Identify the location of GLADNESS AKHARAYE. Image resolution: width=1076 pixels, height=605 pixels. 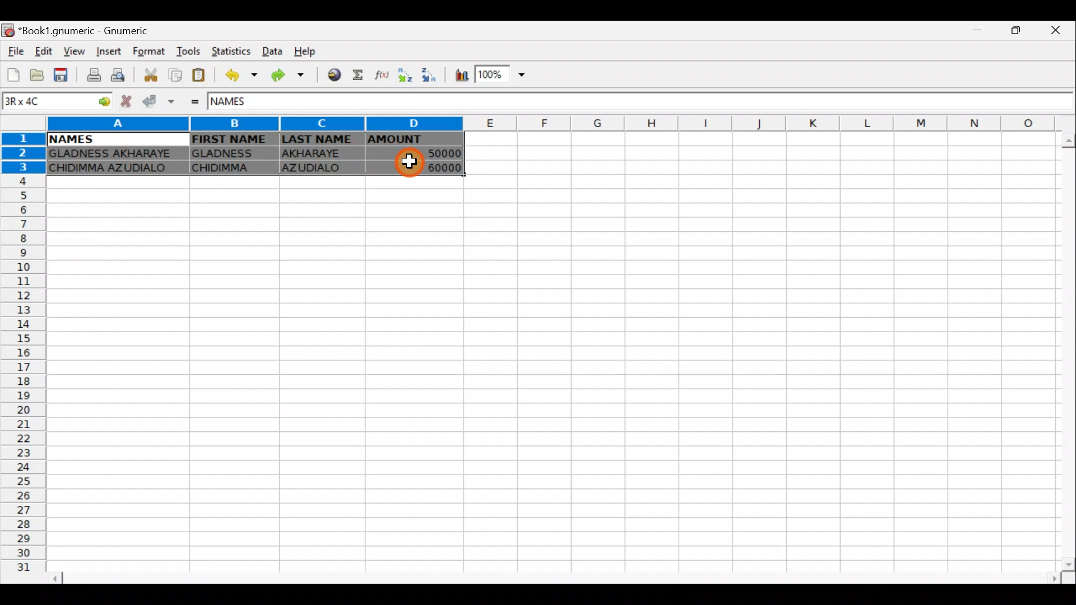
(114, 154).